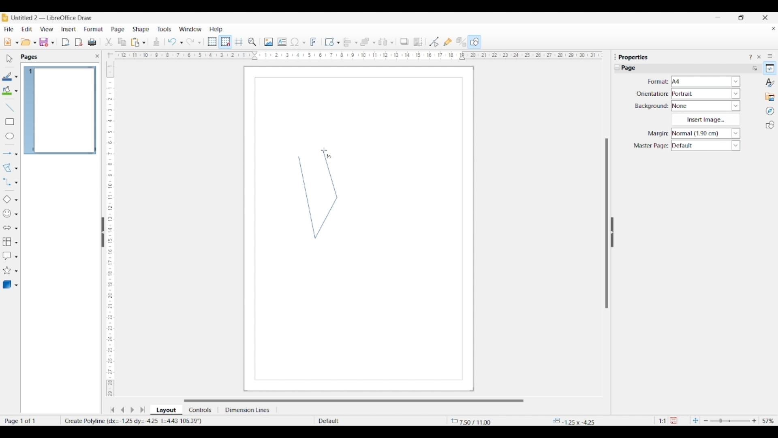 The height and width of the screenshot is (438, 778). Describe the element at coordinates (30, 421) in the screenshot. I see `Current page w.r.t. total number of pages` at that location.